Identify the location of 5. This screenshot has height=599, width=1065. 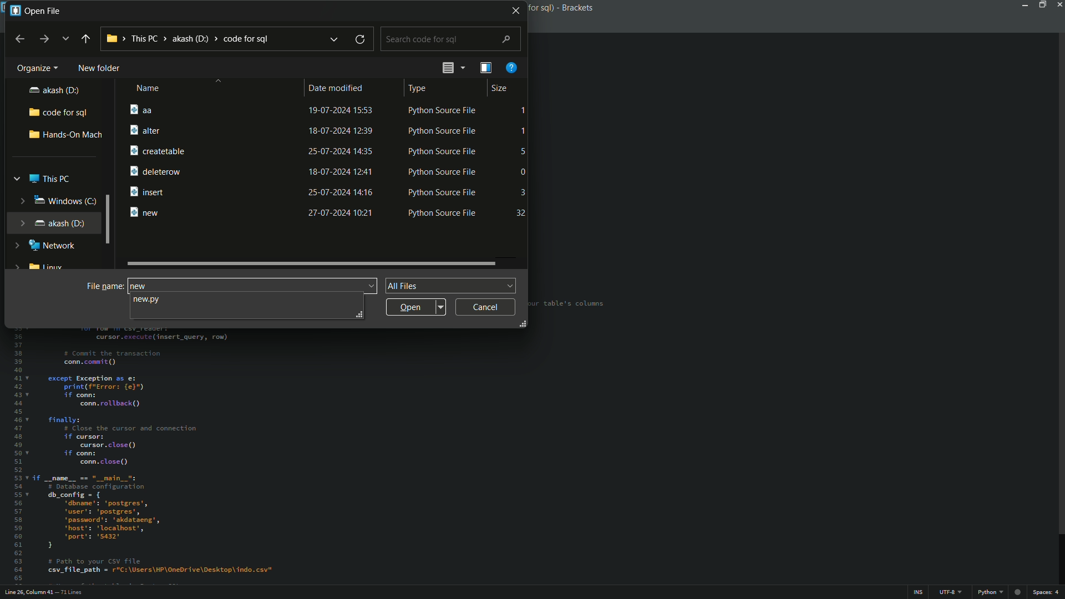
(522, 151).